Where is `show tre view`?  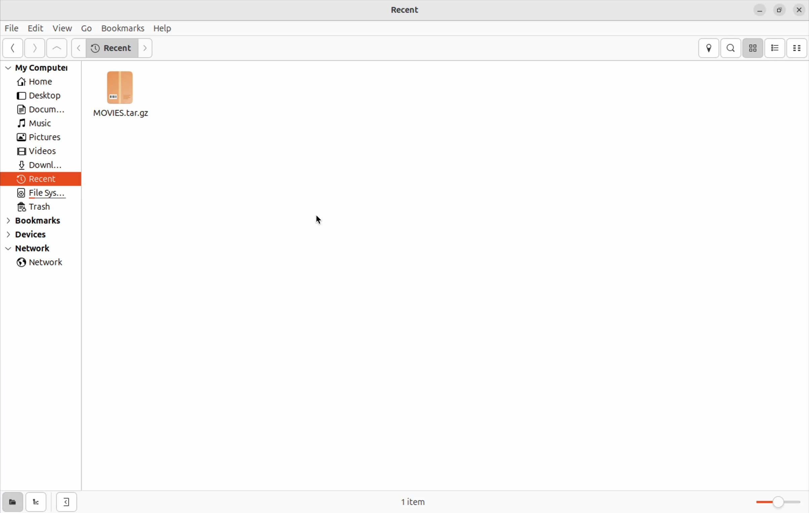
show tre view is located at coordinates (37, 502).